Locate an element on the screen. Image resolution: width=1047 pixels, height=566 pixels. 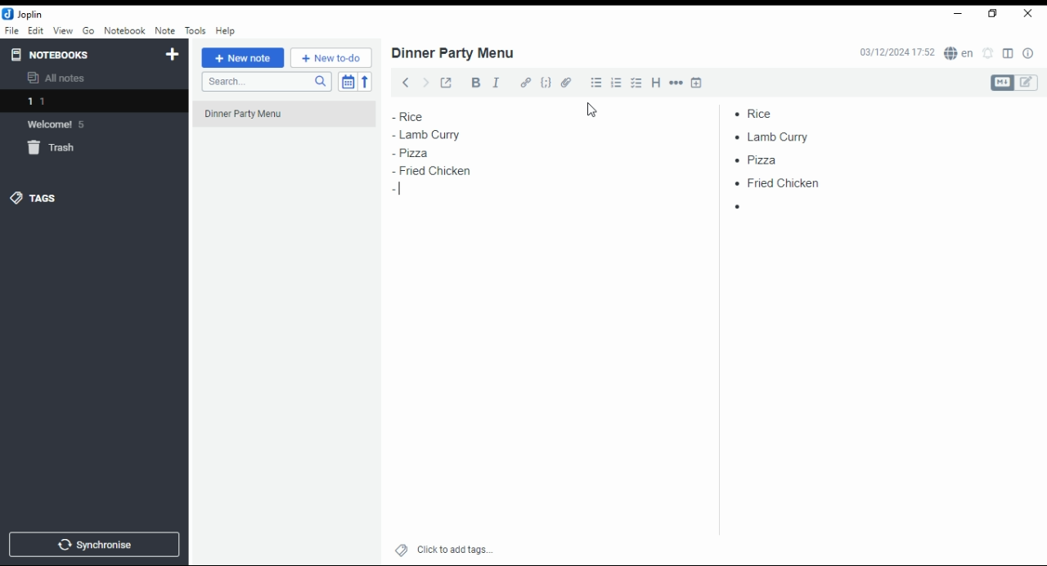
click to add tags is located at coordinates (453, 549).